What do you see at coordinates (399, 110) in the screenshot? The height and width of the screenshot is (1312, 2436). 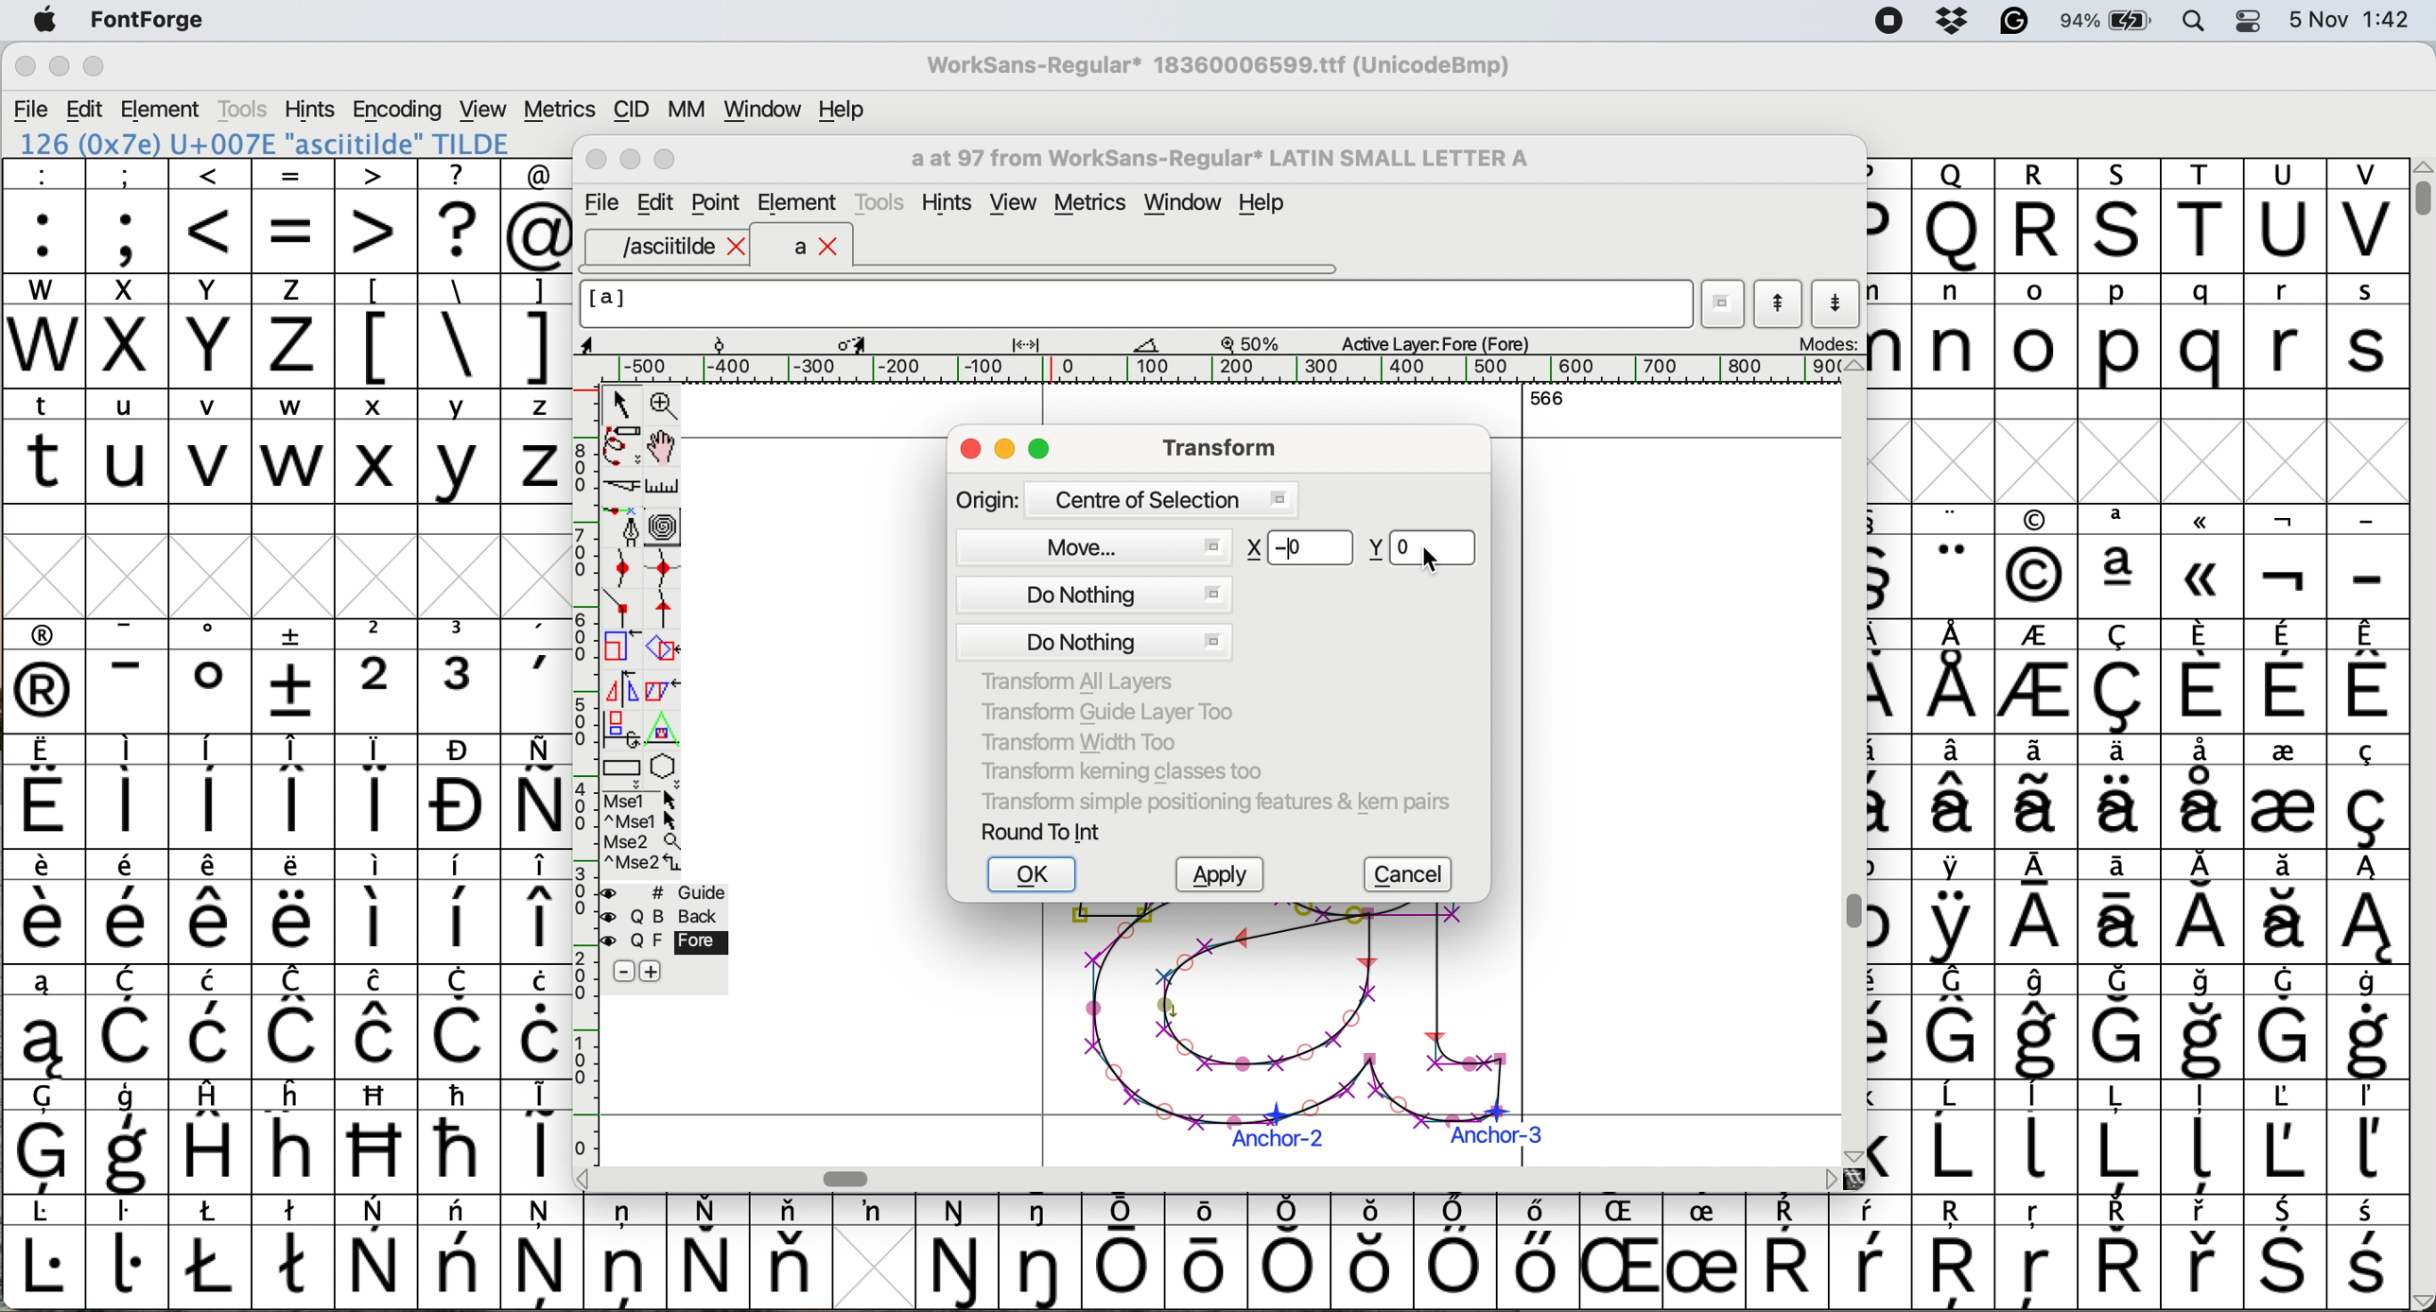 I see `encoding` at bounding box center [399, 110].